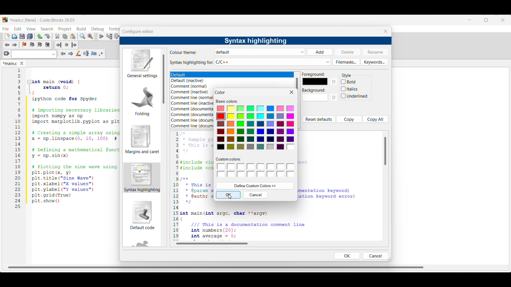 Image resolution: width=511 pixels, height=287 pixels. I want to click on Clear bookmarks, so click(47, 45).